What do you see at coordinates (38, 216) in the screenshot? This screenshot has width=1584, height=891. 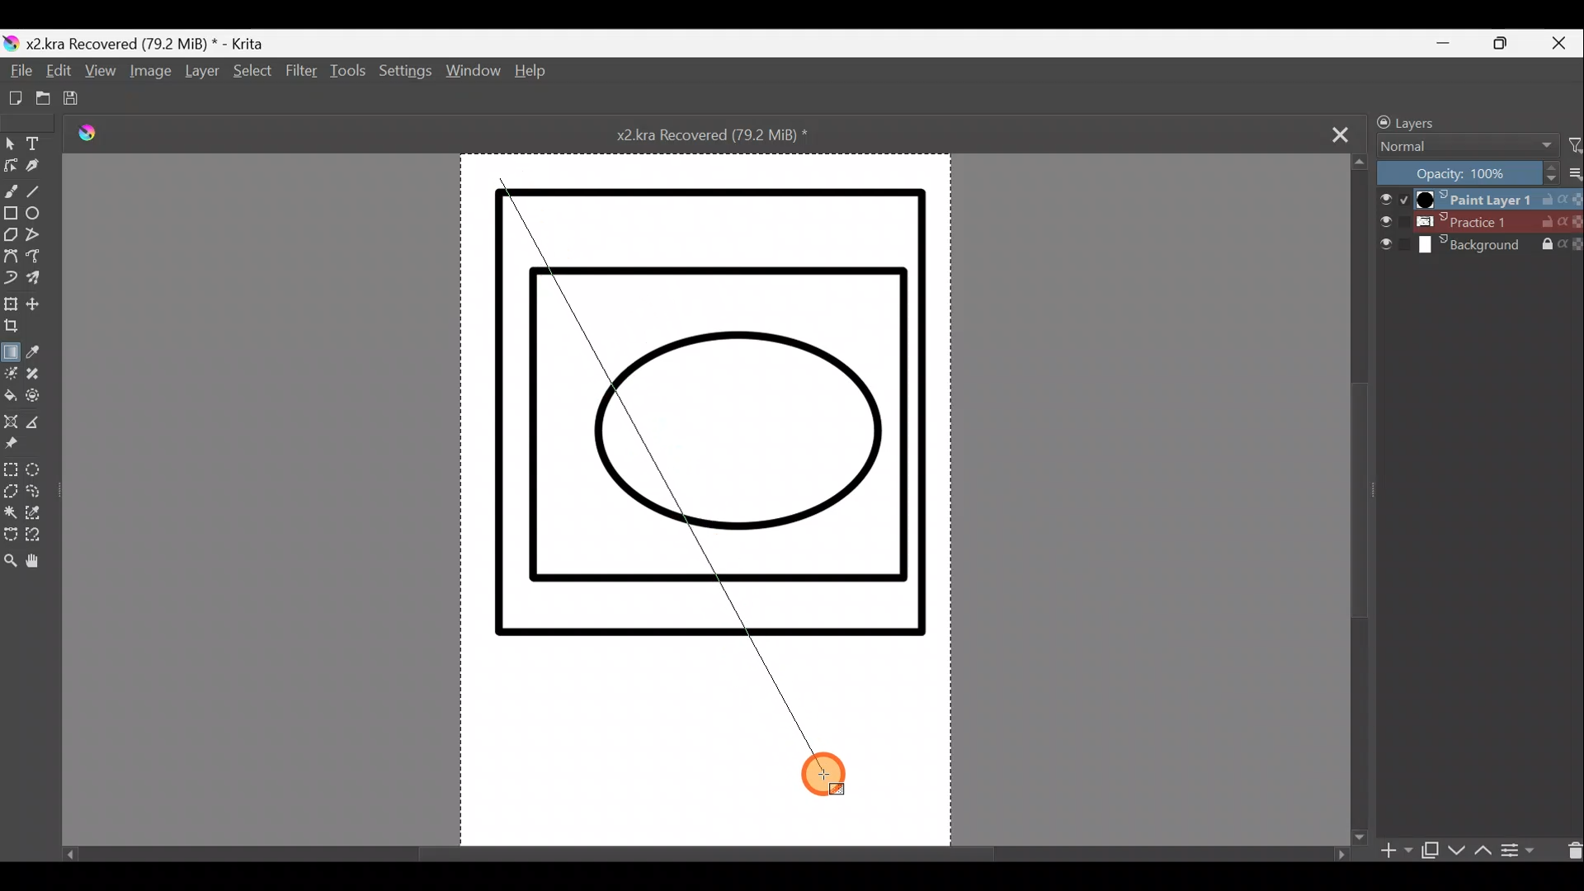 I see `Ellipse tool` at bounding box center [38, 216].